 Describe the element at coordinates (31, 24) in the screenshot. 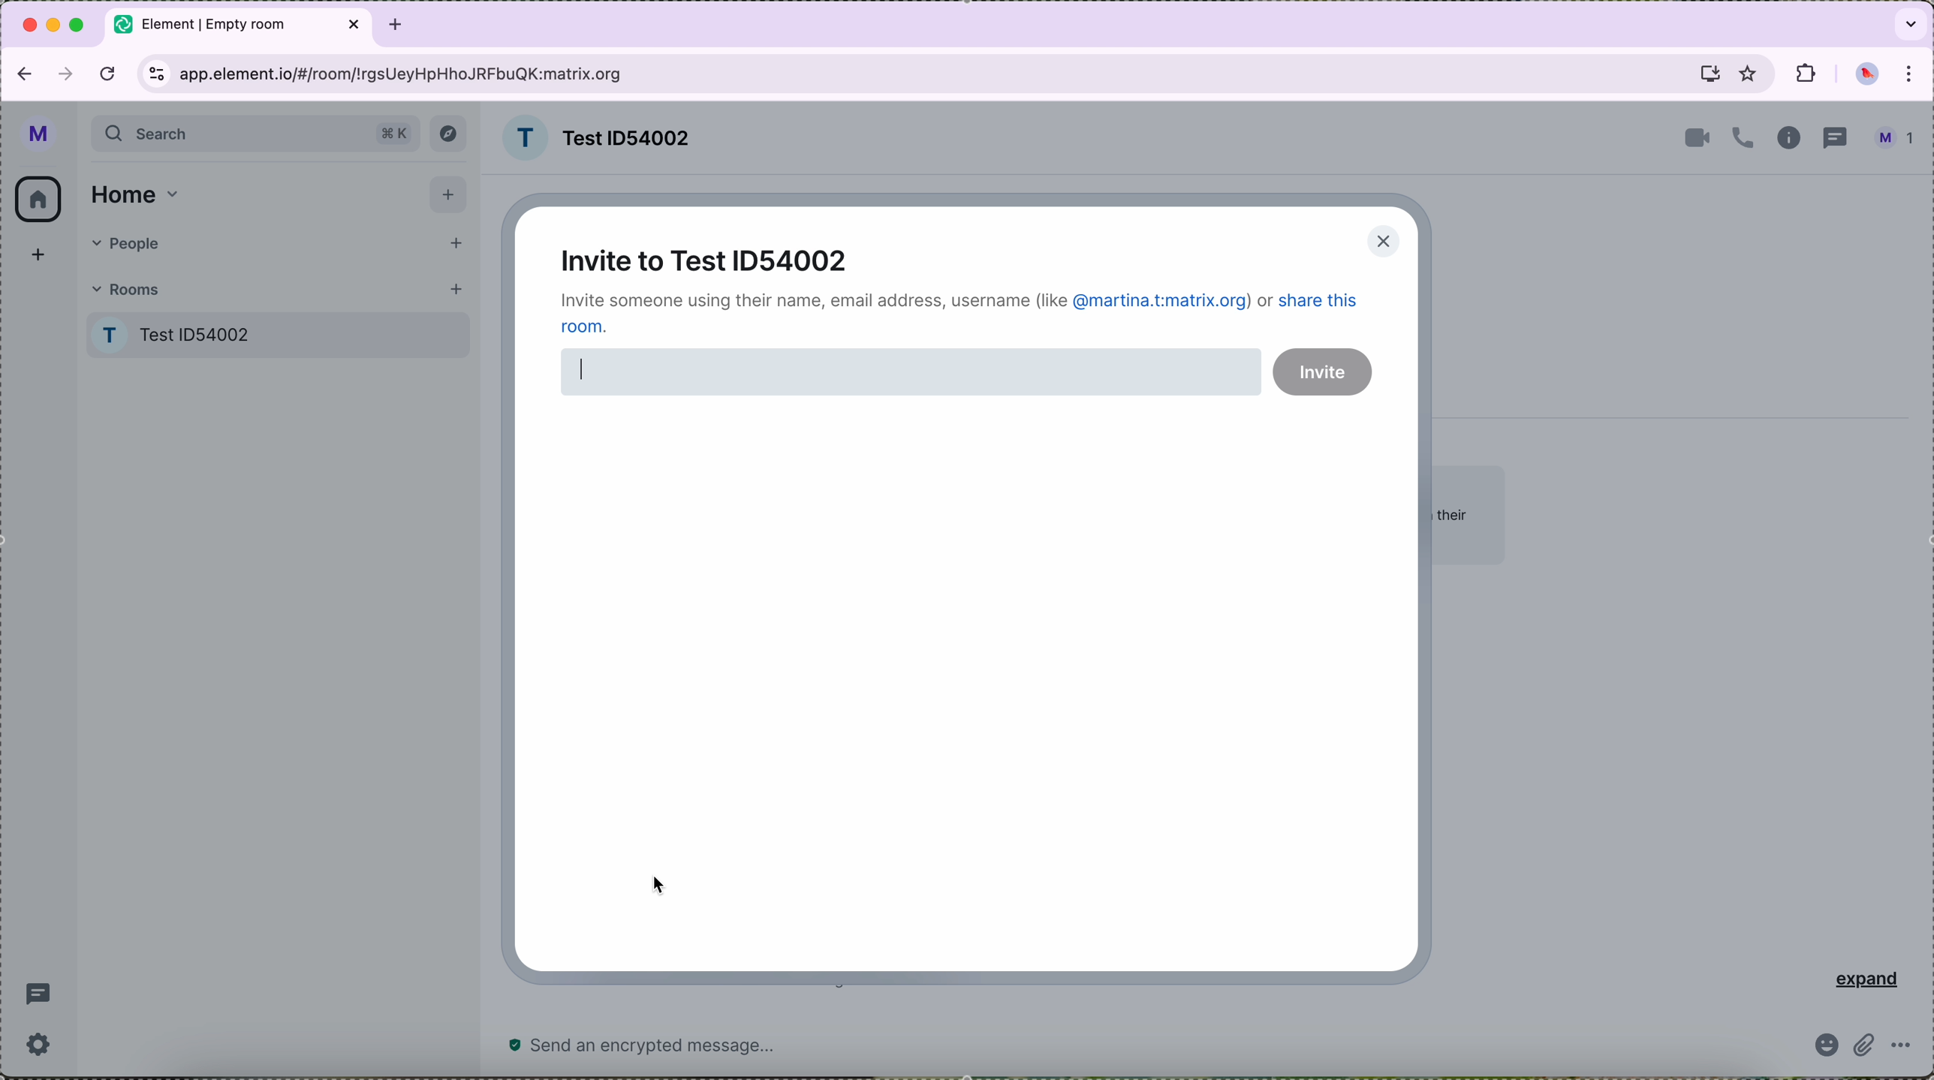

I see `close Google Chrome` at that location.